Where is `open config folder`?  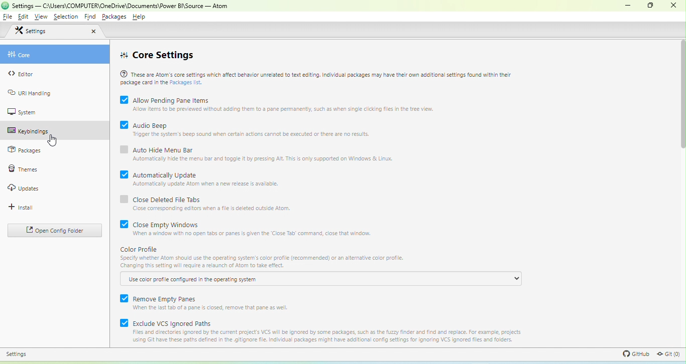 open config folder is located at coordinates (54, 230).